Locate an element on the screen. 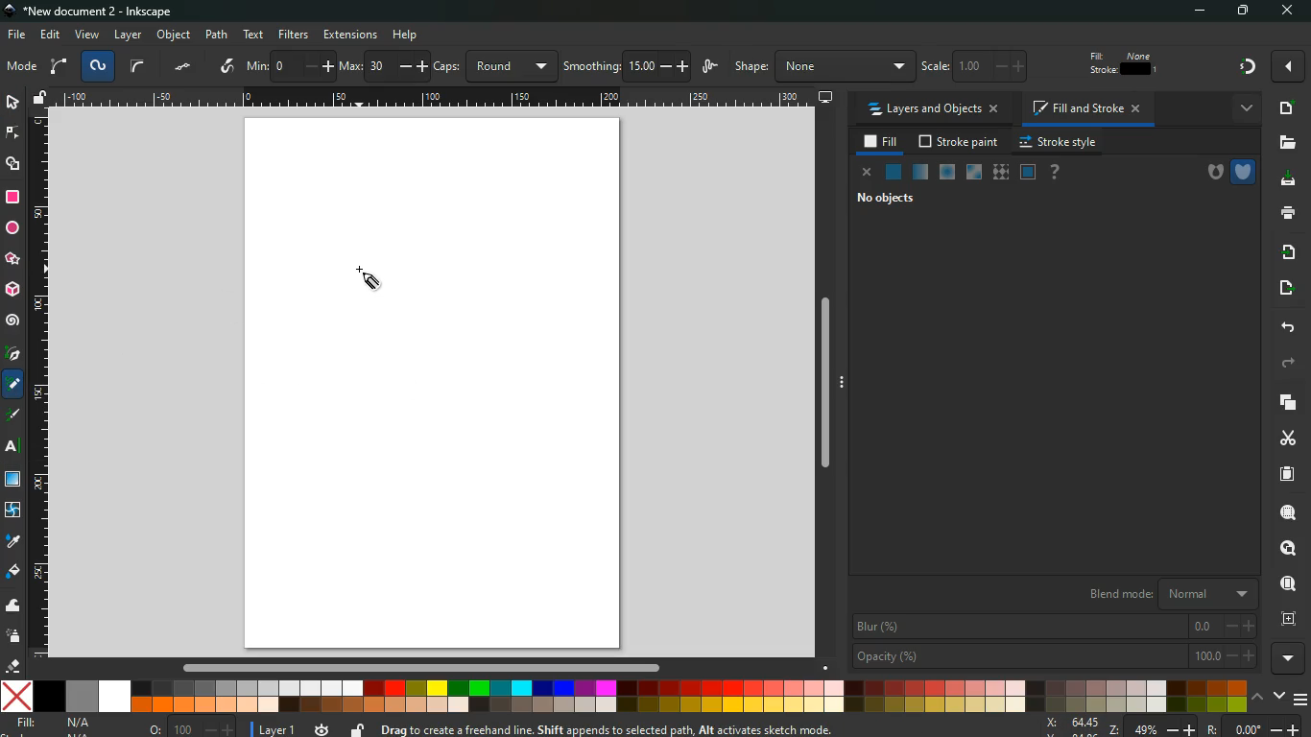 This screenshot has height=737, width=1311. path is located at coordinates (217, 34).